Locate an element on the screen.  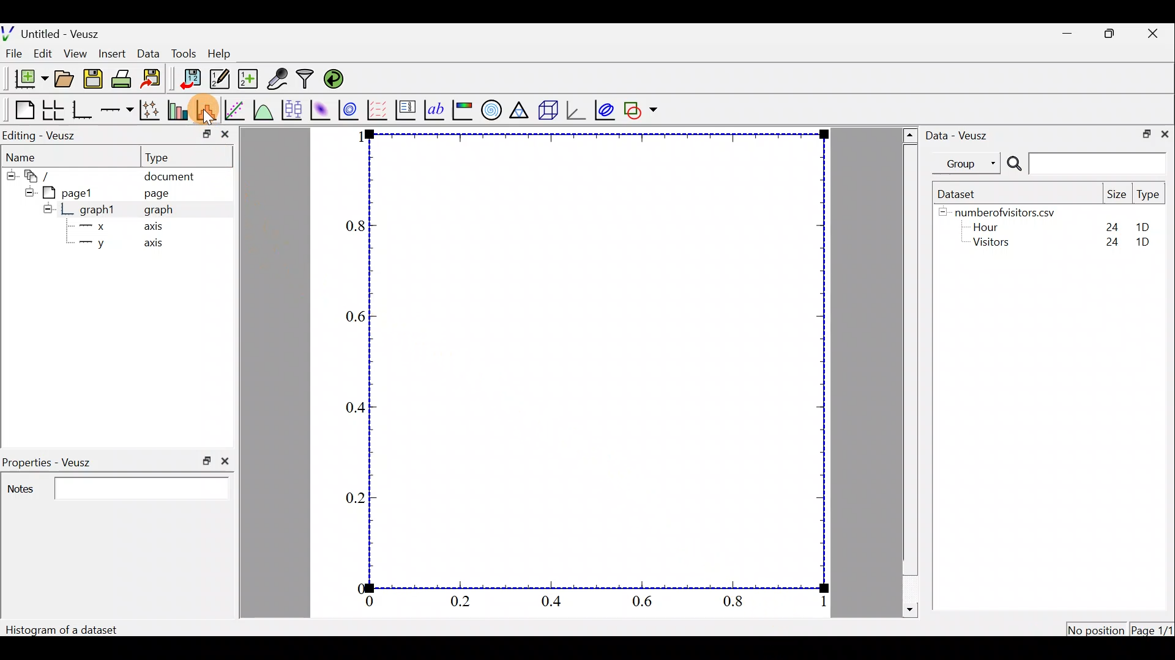
polar graph is located at coordinates (493, 111).